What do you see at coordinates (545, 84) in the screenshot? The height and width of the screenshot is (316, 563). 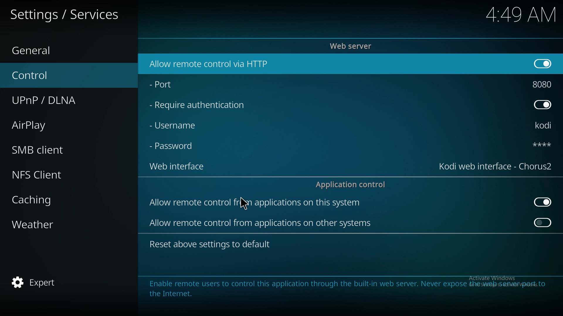 I see `port` at bounding box center [545, 84].